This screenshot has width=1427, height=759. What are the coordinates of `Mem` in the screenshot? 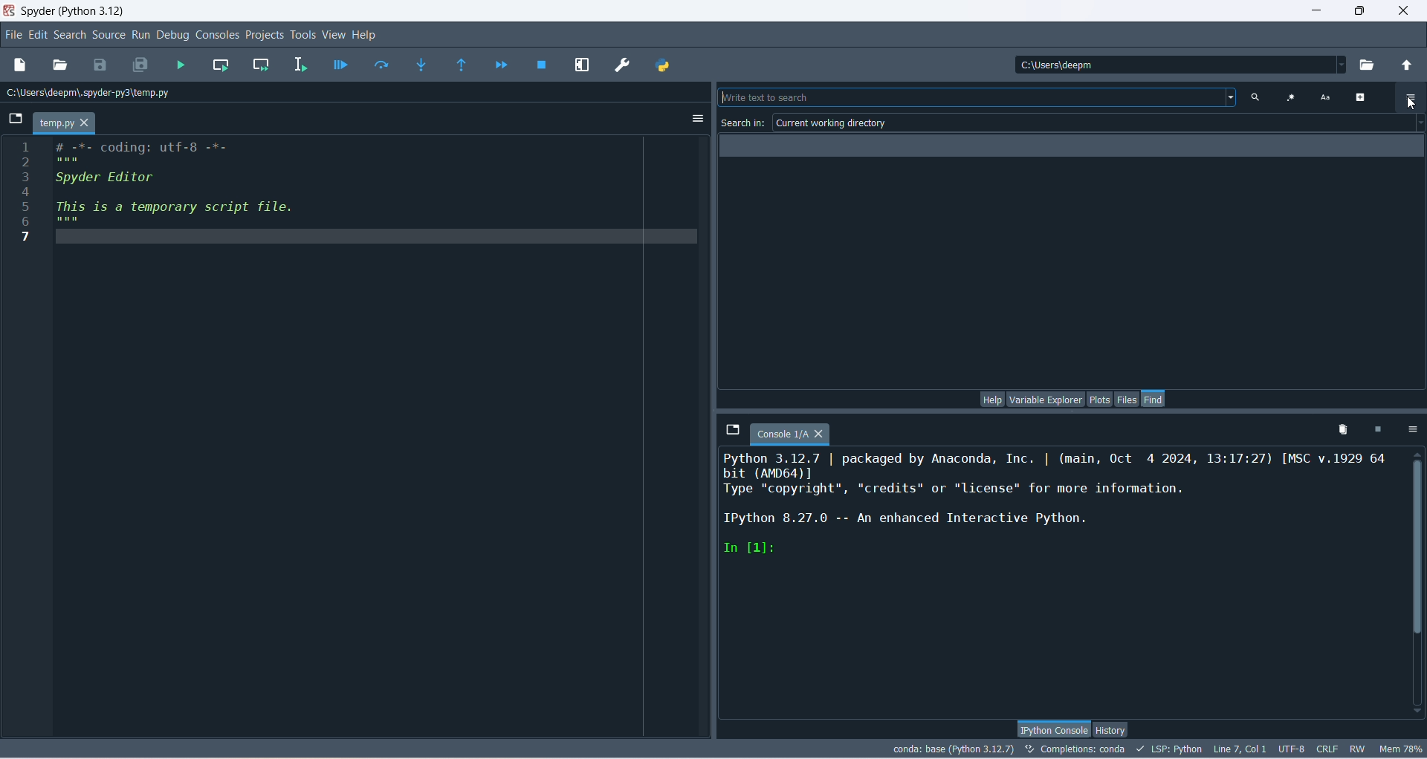 It's located at (1400, 748).